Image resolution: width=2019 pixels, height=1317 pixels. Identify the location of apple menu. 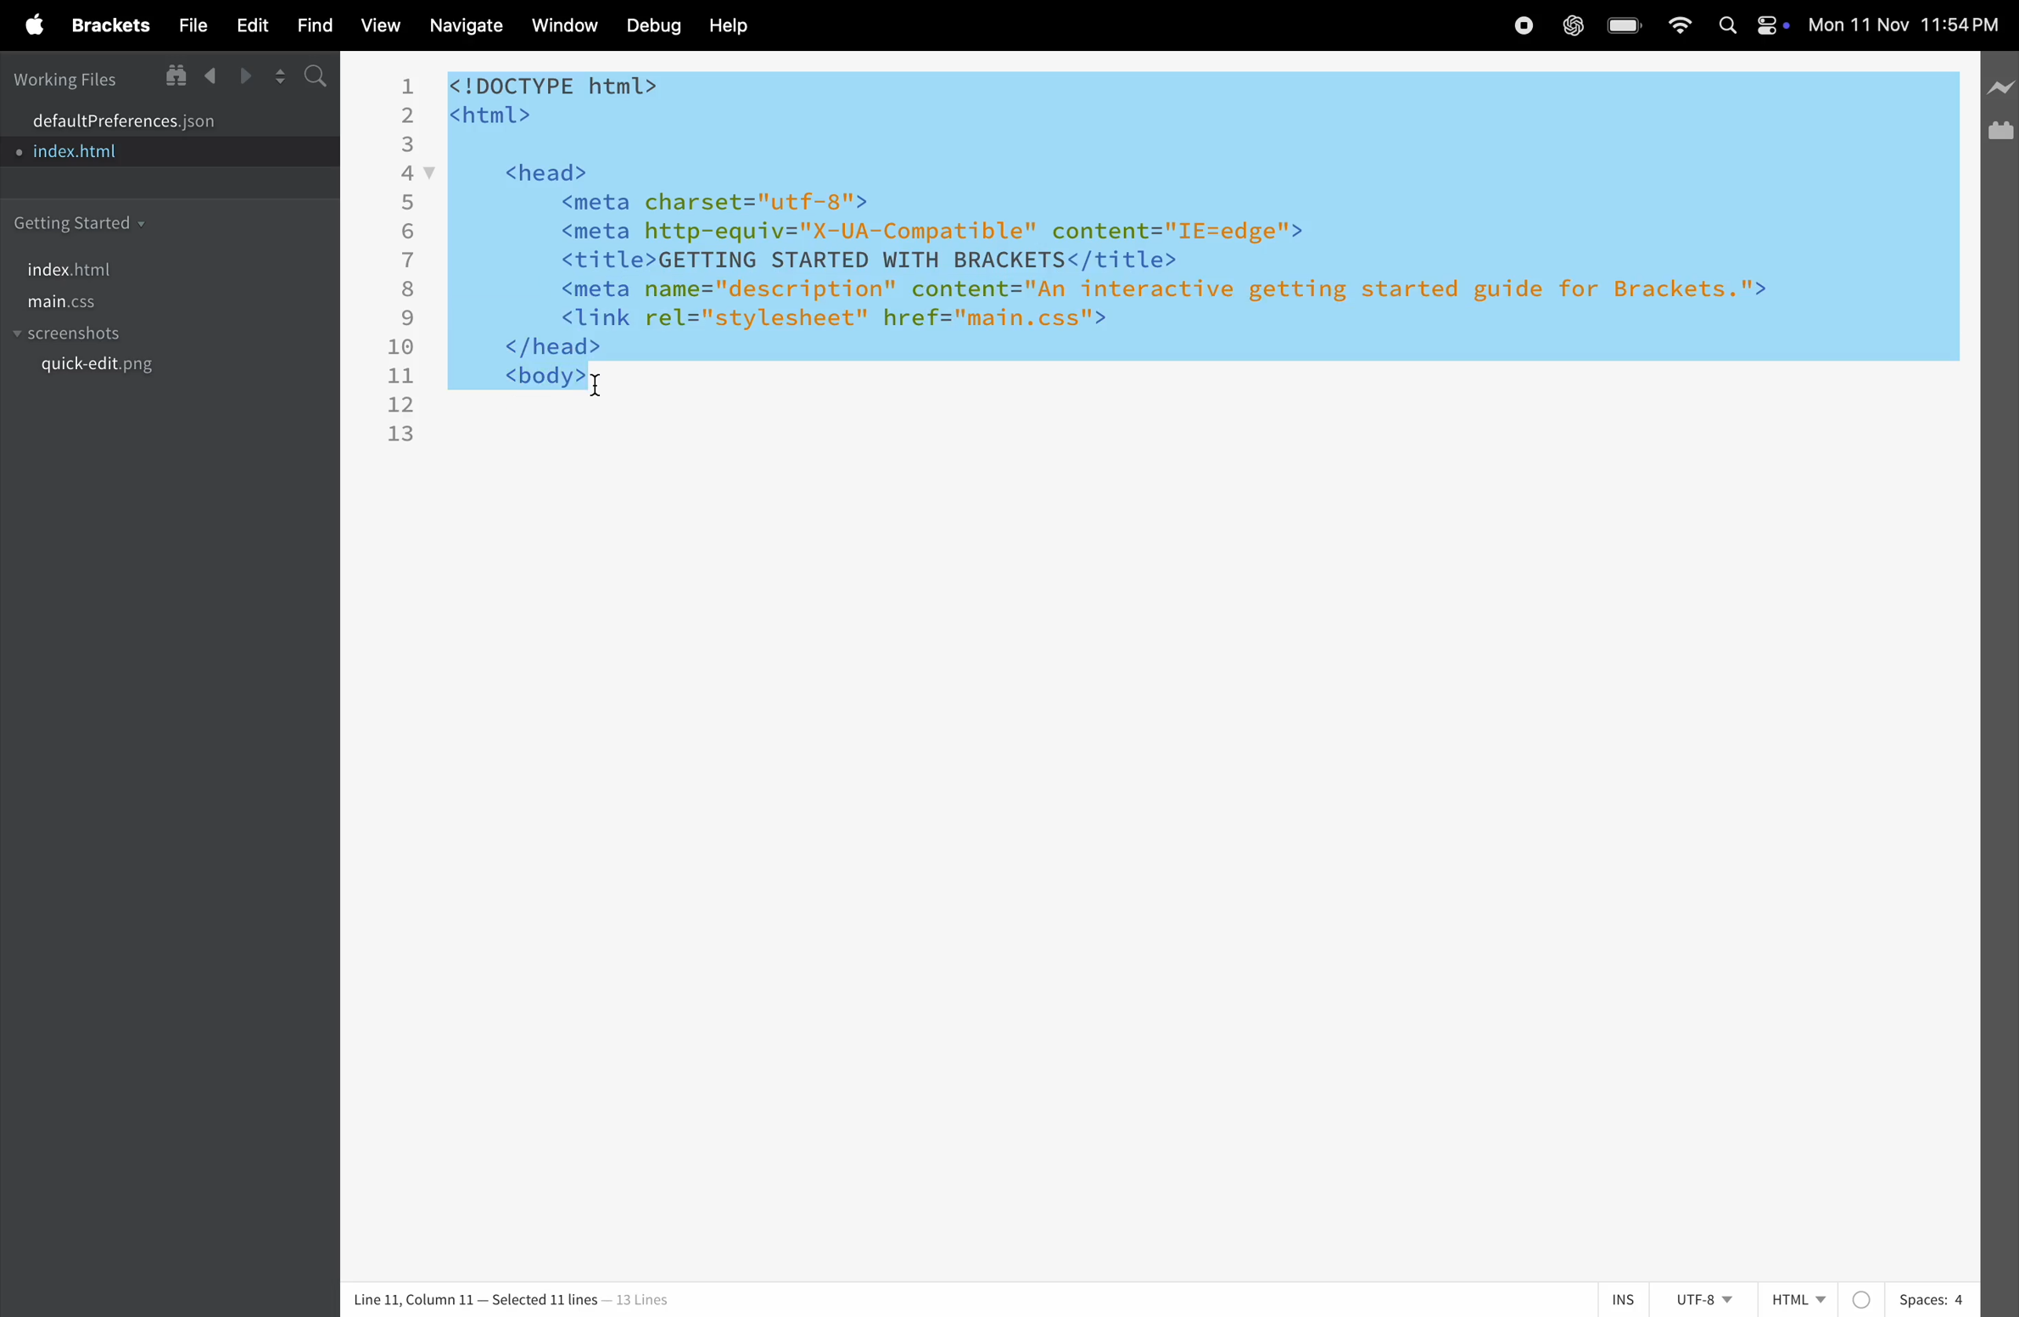
(30, 25).